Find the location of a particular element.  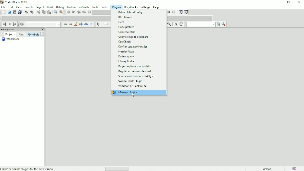

Fortran is located at coordinates (71, 7).